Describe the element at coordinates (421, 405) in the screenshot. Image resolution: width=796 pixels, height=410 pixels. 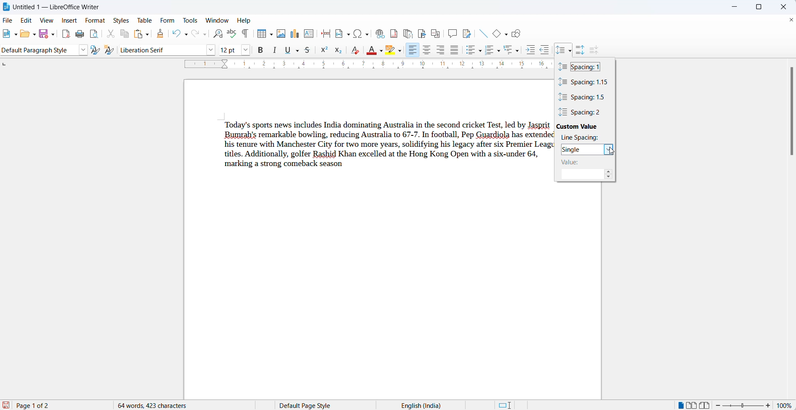
I see `text language` at that location.